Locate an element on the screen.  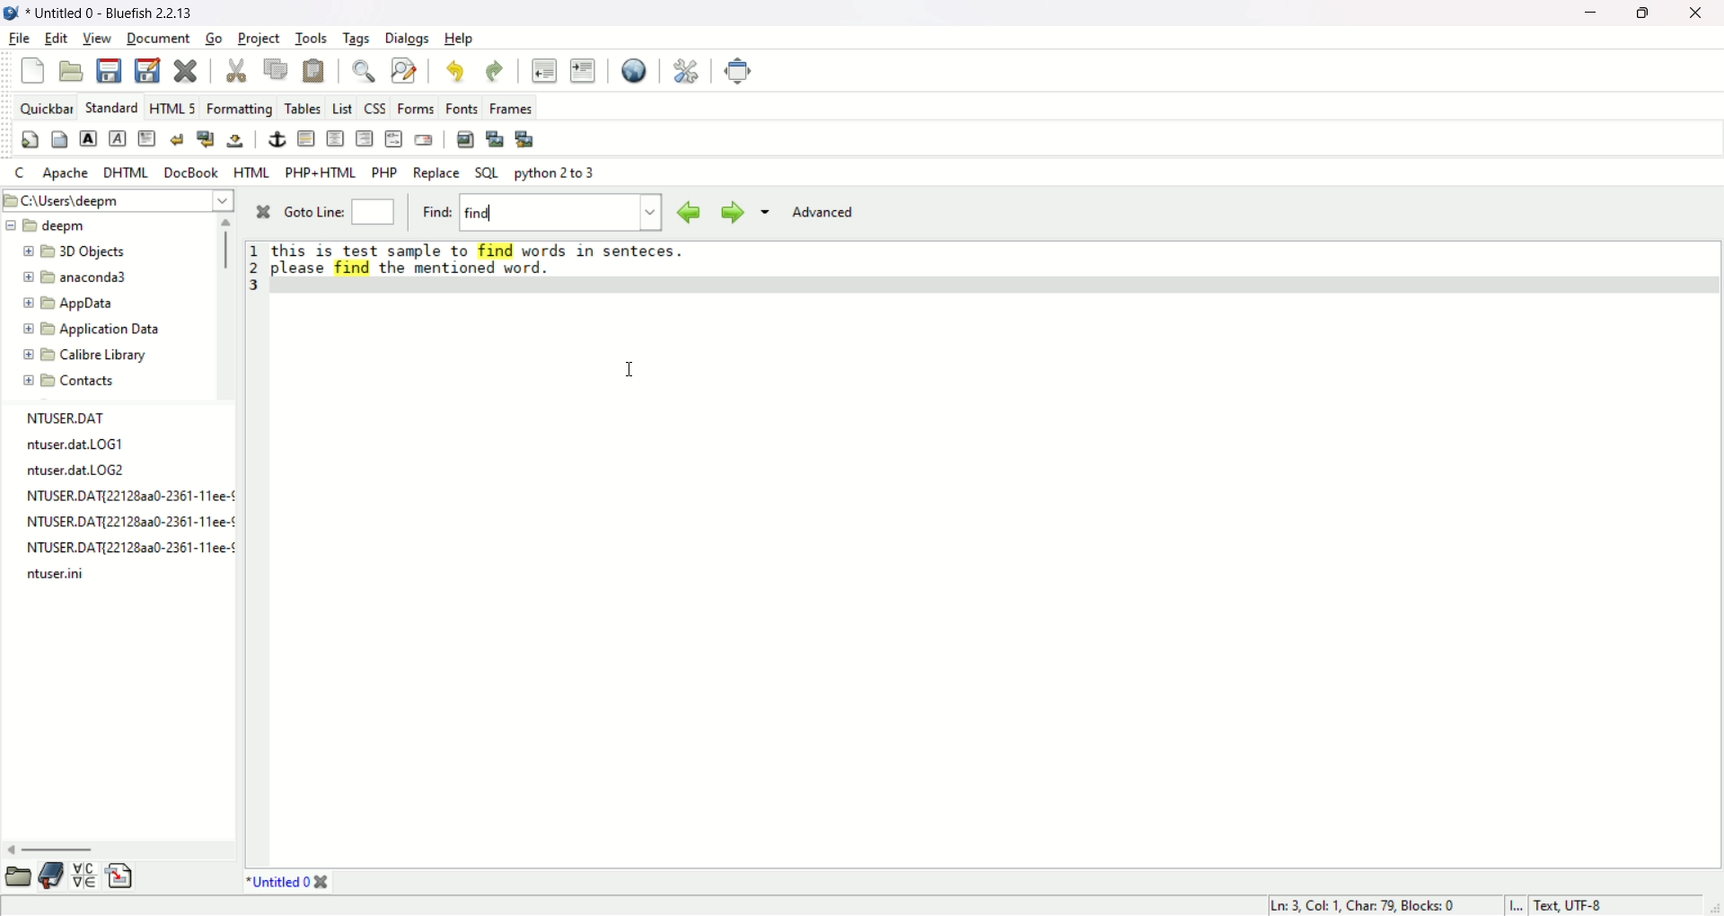
help is located at coordinates (460, 39).